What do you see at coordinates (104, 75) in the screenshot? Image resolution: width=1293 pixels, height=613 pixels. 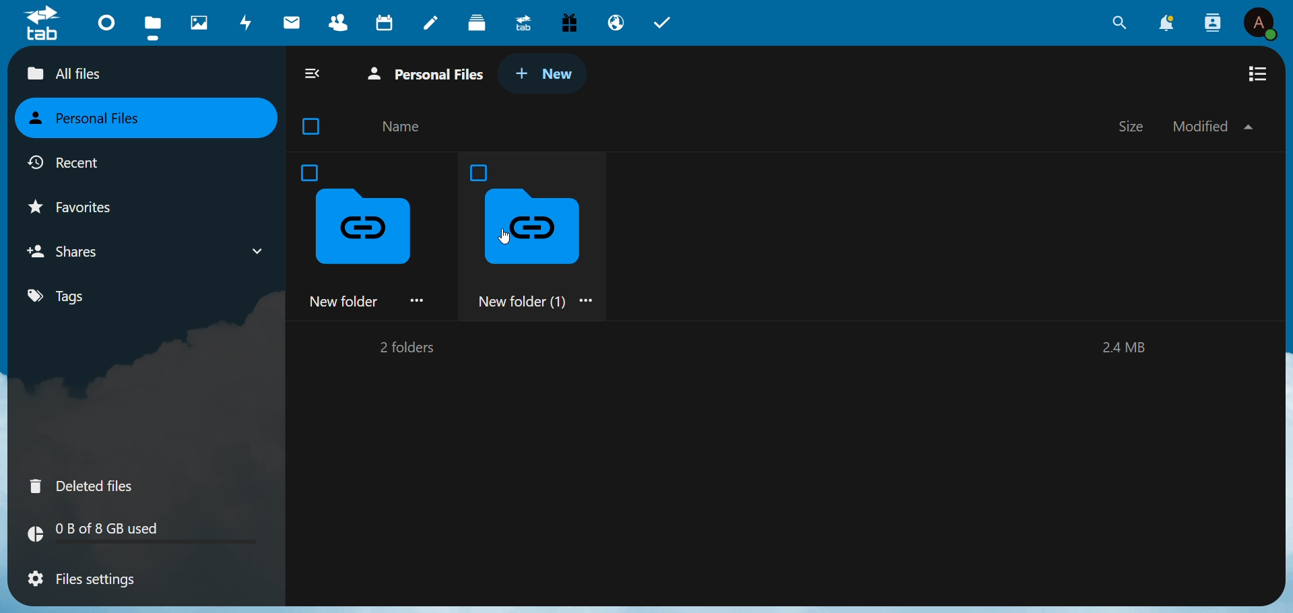 I see `all files` at bounding box center [104, 75].